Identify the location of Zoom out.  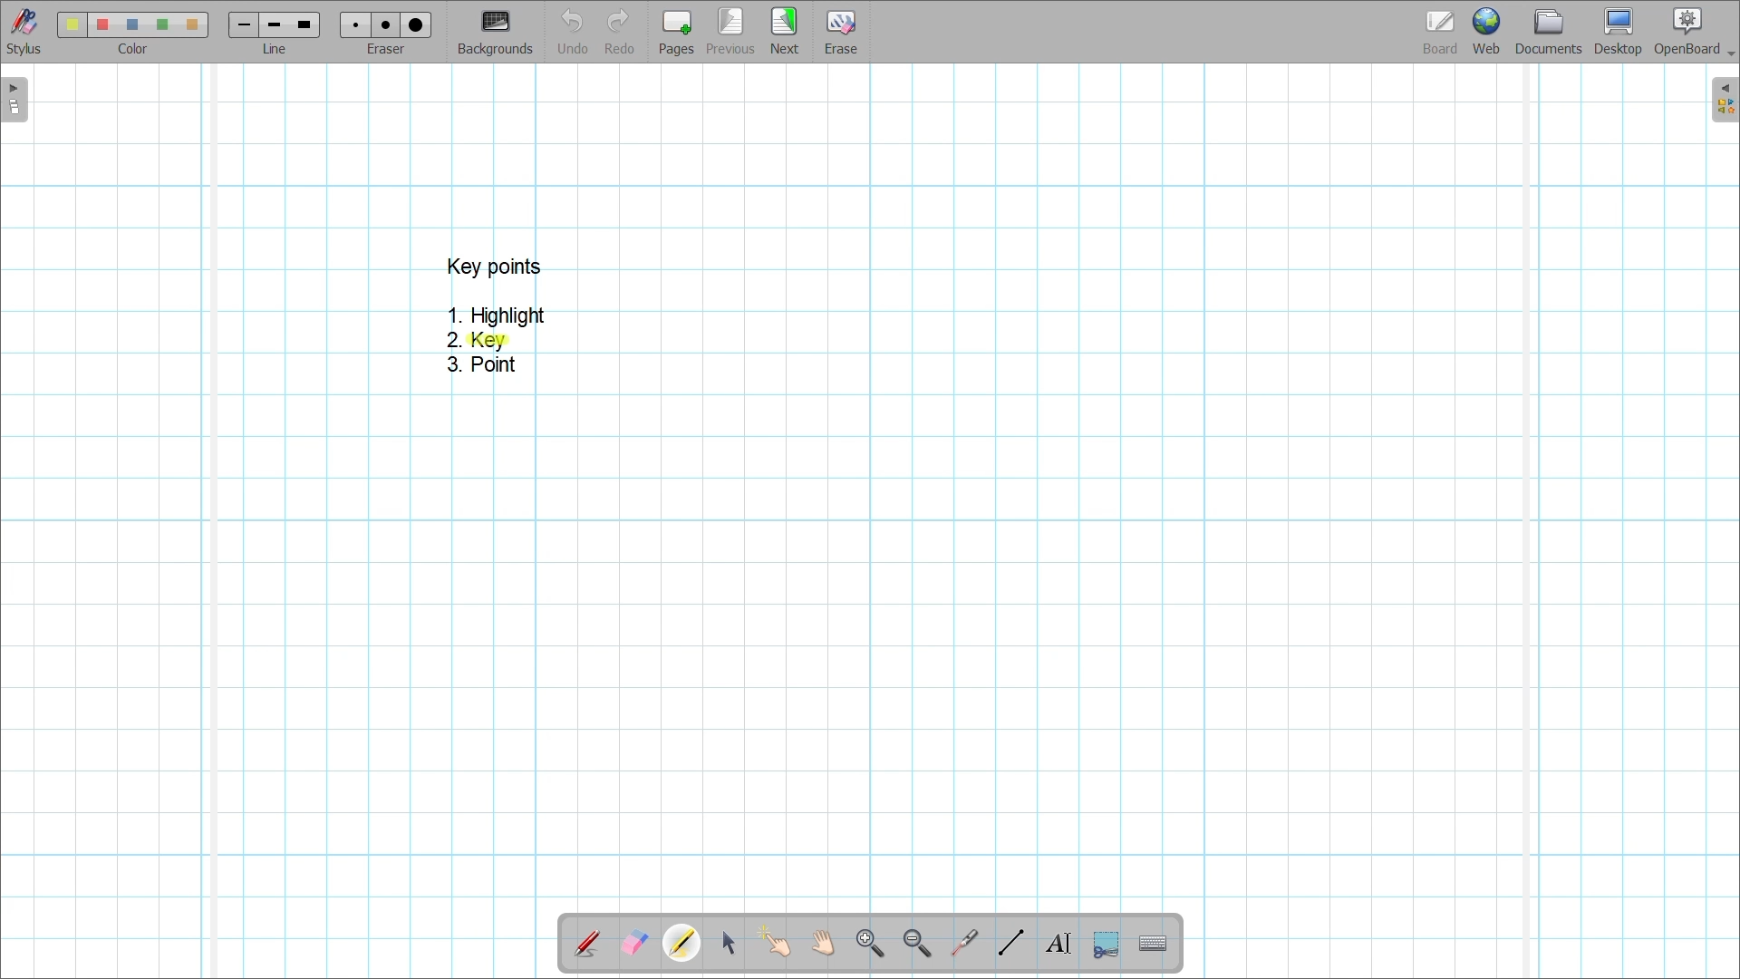
(918, 945).